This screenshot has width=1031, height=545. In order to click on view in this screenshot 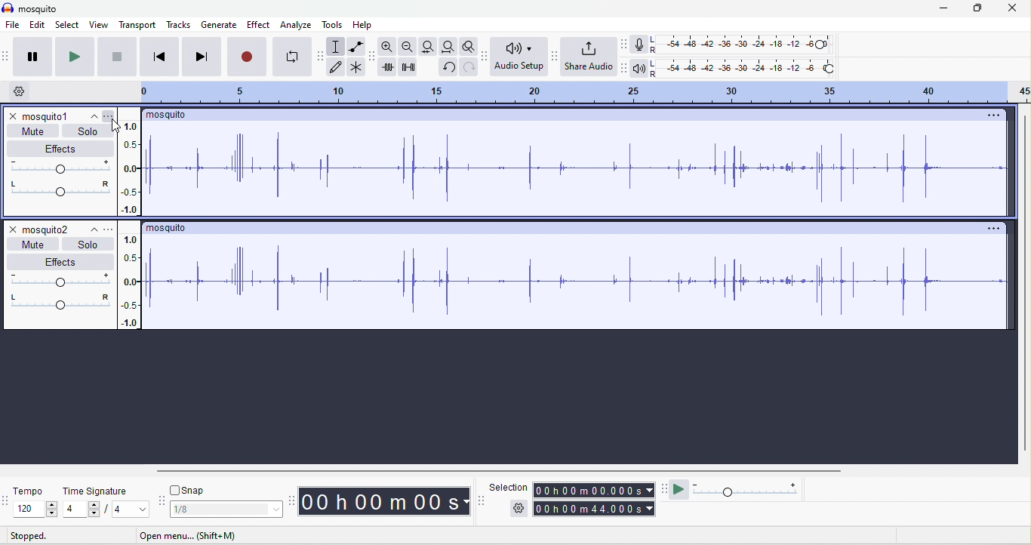, I will do `click(100, 26)`.